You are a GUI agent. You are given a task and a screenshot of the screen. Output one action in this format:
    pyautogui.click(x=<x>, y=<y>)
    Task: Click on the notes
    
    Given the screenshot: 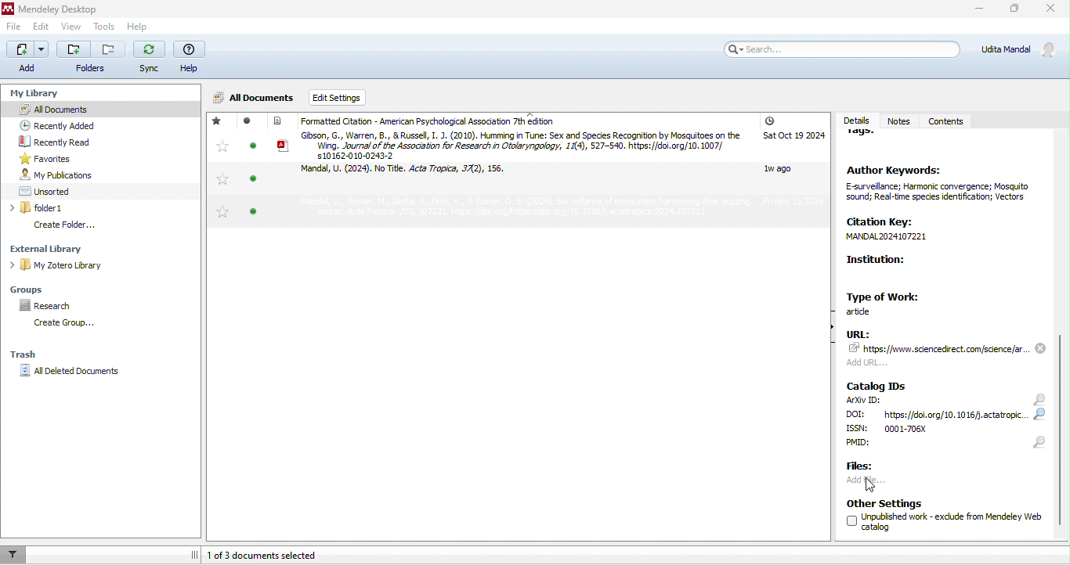 What is the action you would take?
    pyautogui.click(x=898, y=115)
    